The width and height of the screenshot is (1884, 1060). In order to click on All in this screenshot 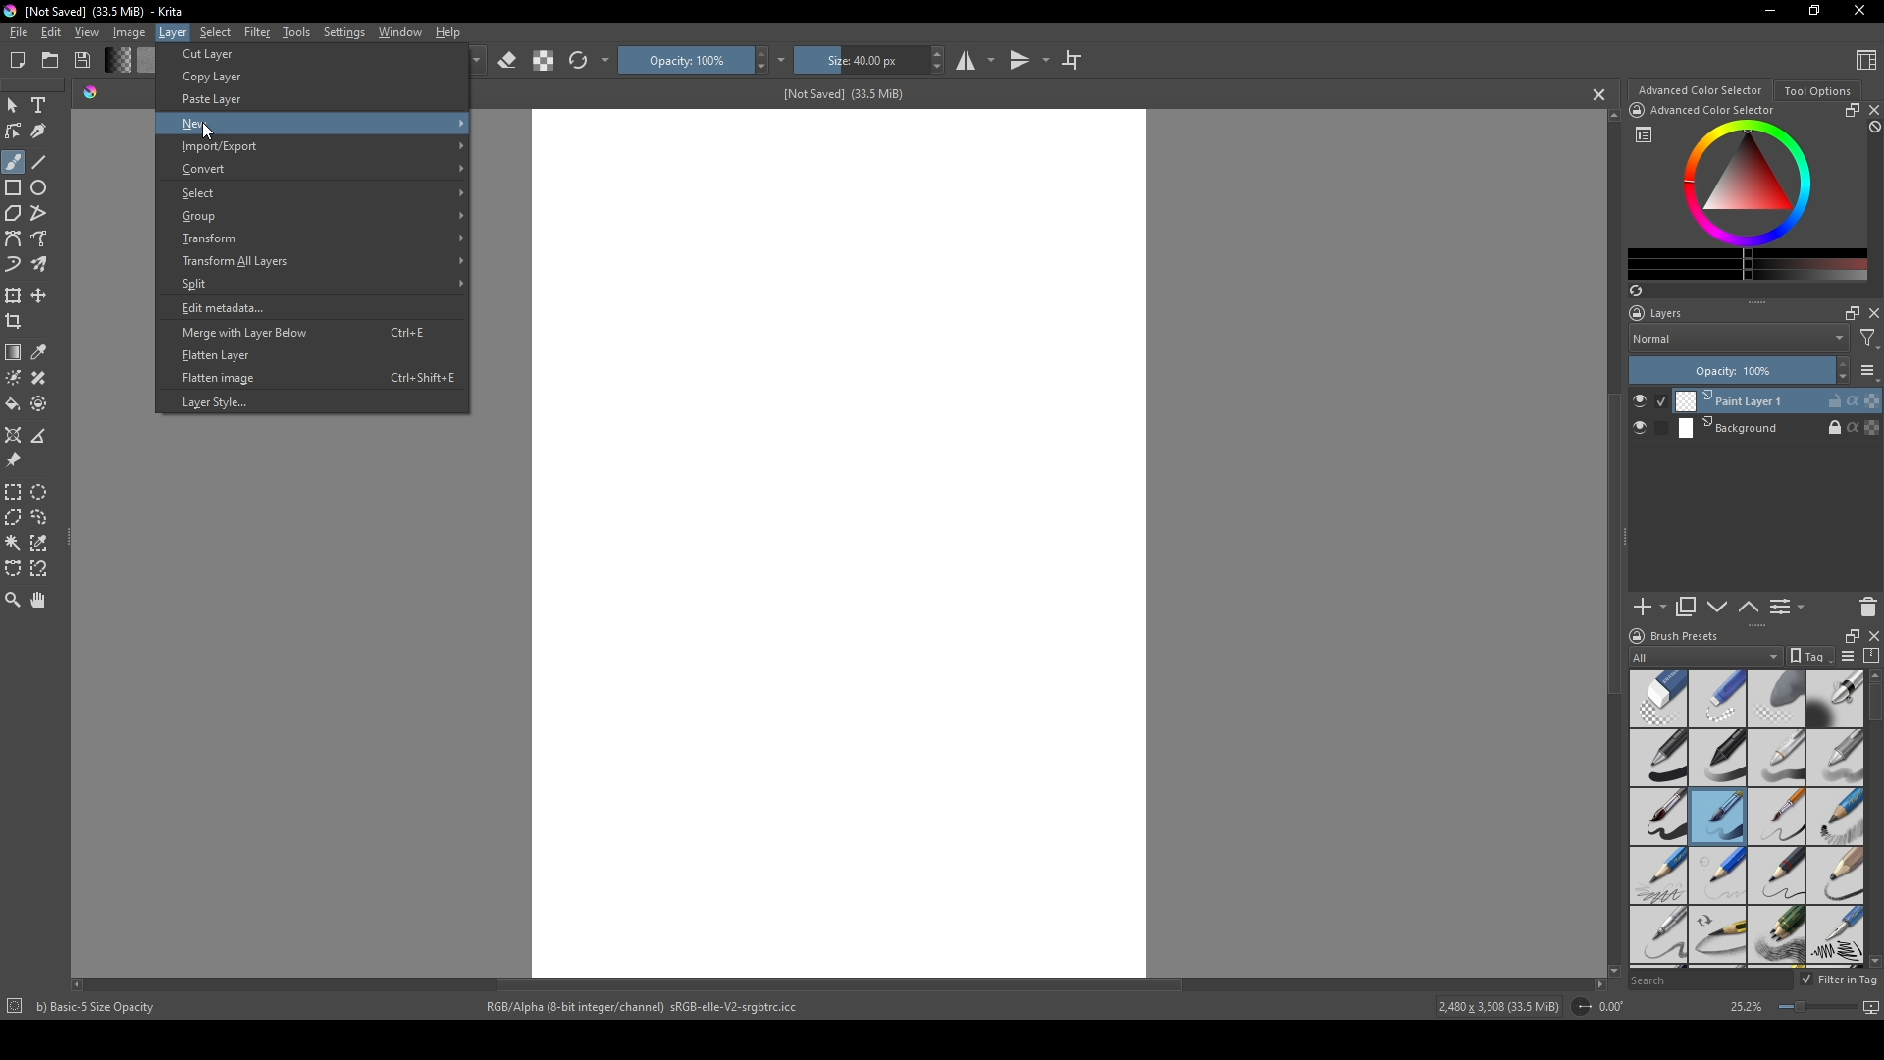, I will do `click(1705, 657)`.